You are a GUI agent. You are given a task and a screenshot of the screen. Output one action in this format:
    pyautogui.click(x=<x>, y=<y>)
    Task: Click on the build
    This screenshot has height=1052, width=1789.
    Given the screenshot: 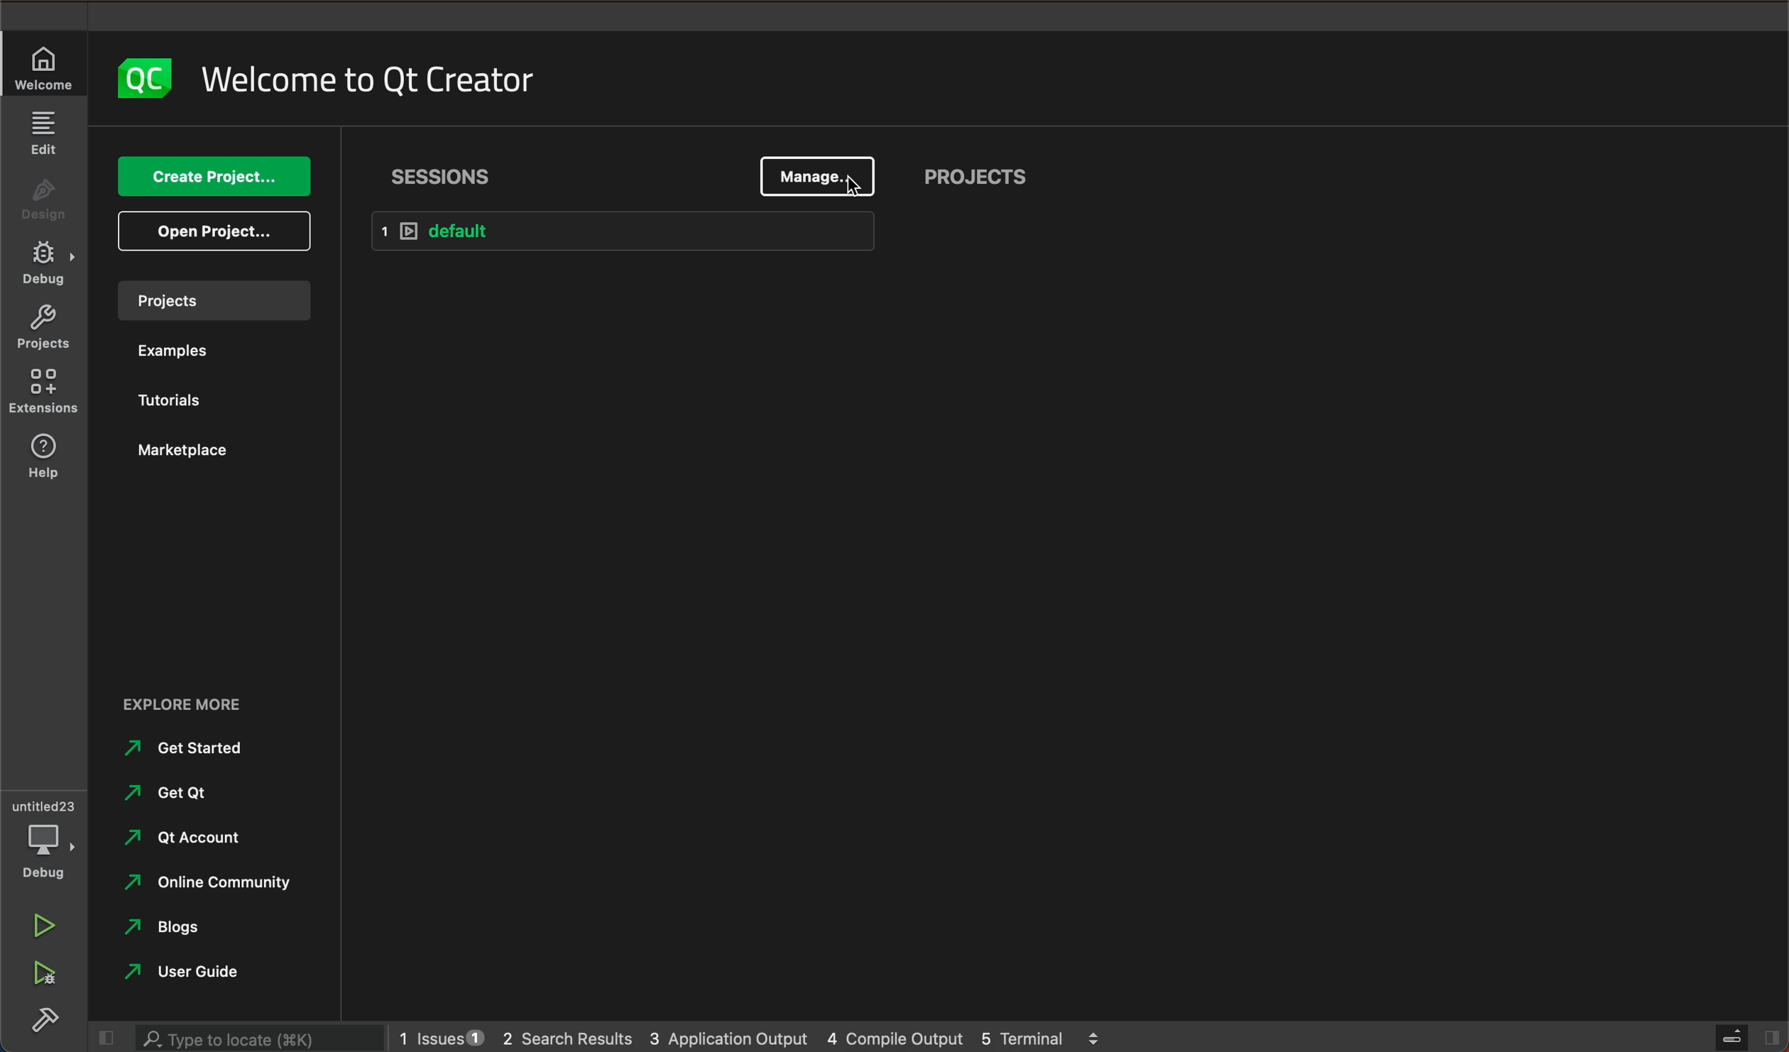 What is the action you would take?
    pyautogui.click(x=40, y=1017)
    